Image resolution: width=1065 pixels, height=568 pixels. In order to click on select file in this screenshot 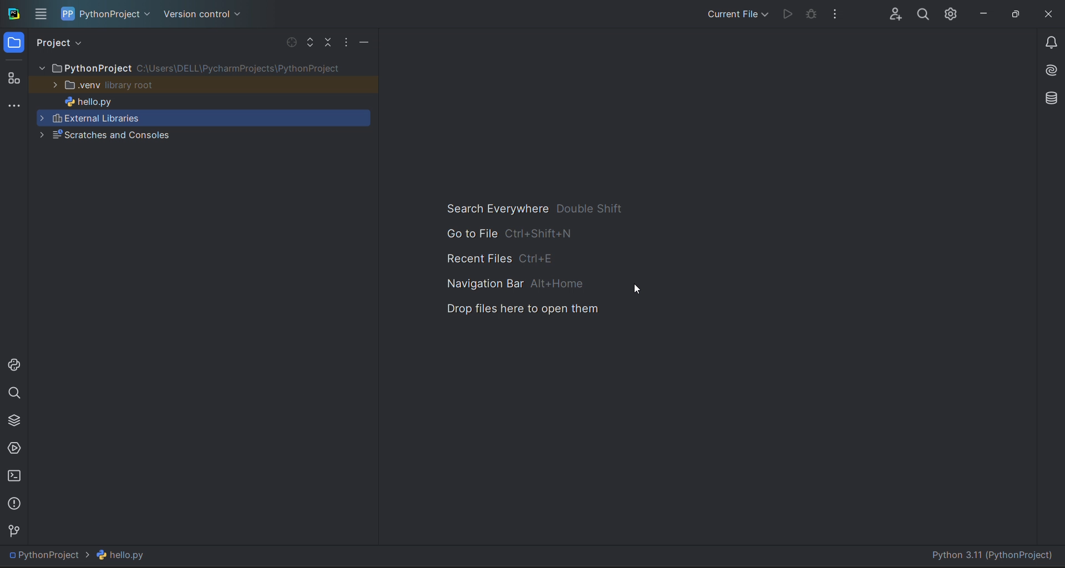, I will do `click(292, 42)`.